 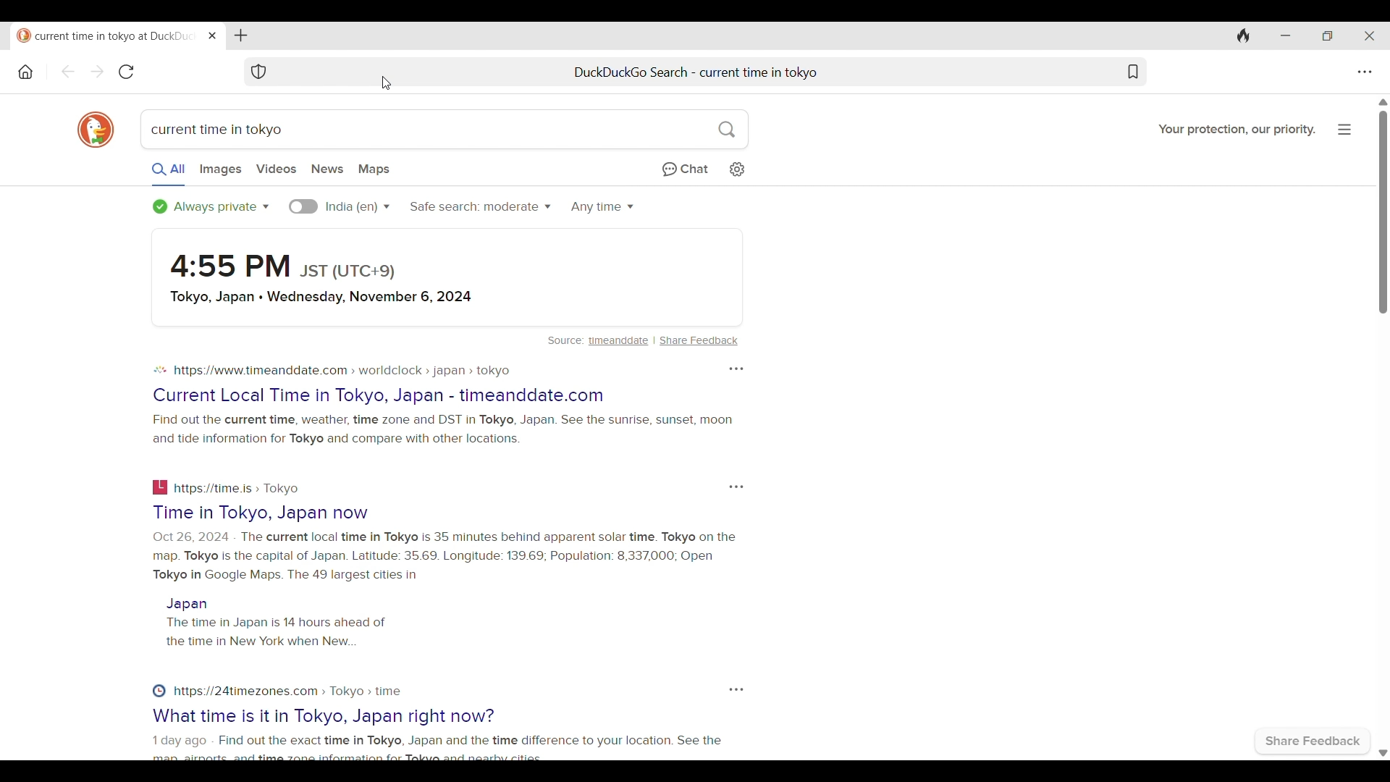 What do you see at coordinates (213, 35) in the screenshot?
I see `Close tab` at bounding box center [213, 35].